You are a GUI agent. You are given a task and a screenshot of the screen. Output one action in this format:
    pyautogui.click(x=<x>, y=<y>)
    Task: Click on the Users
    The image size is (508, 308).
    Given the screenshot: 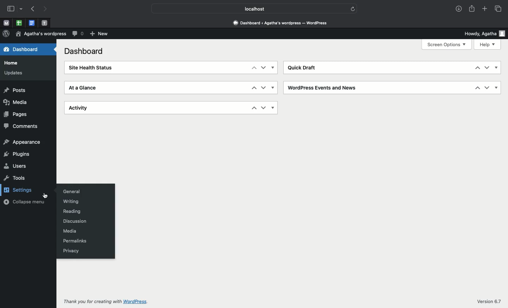 What is the action you would take?
    pyautogui.click(x=16, y=167)
    